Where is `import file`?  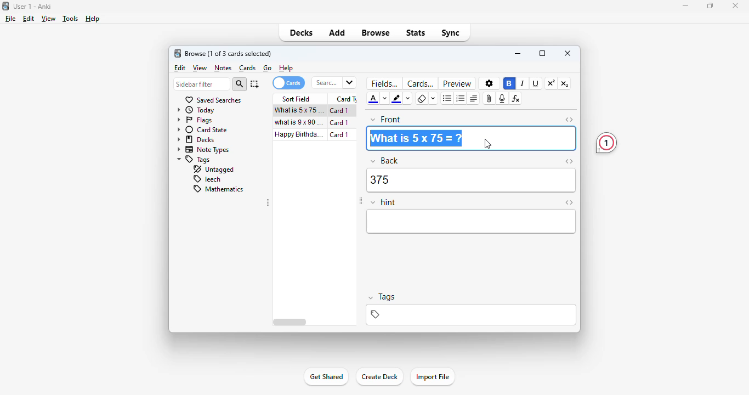
import file is located at coordinates (433, 376).